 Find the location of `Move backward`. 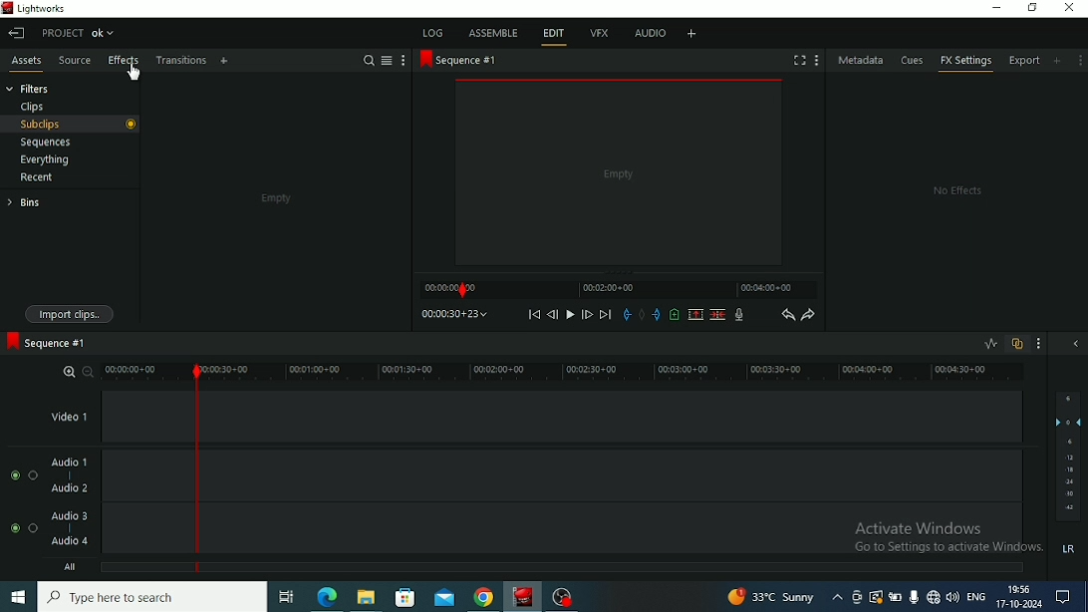

Move backward is located at coordinates (534, 314).